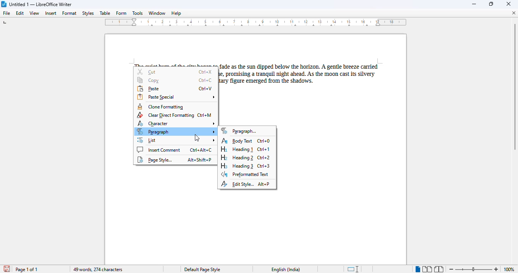 The height and width of the screenshot is (273, 518). I want to click on view, so click(34, 13).